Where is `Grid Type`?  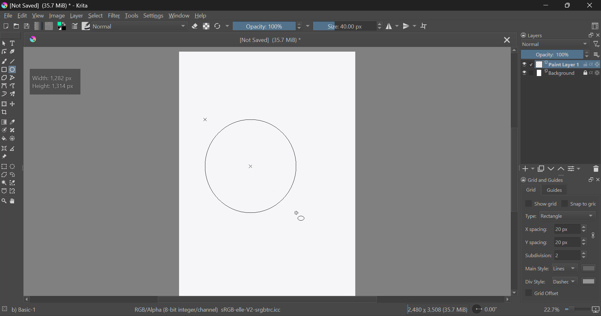
Grid Type is located at coordinates (561, 217).